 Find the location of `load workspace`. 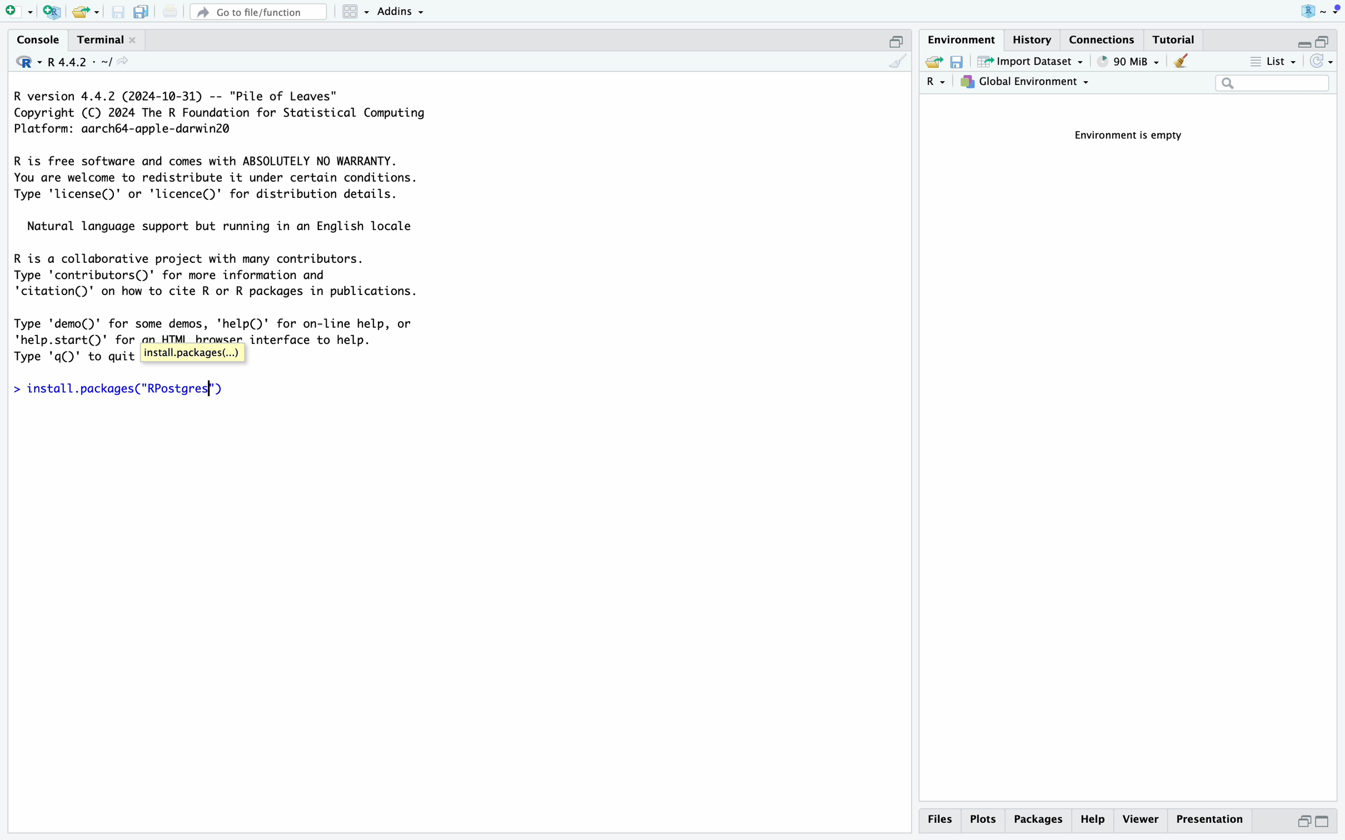

load workspace is located at coordinates (933, 63).